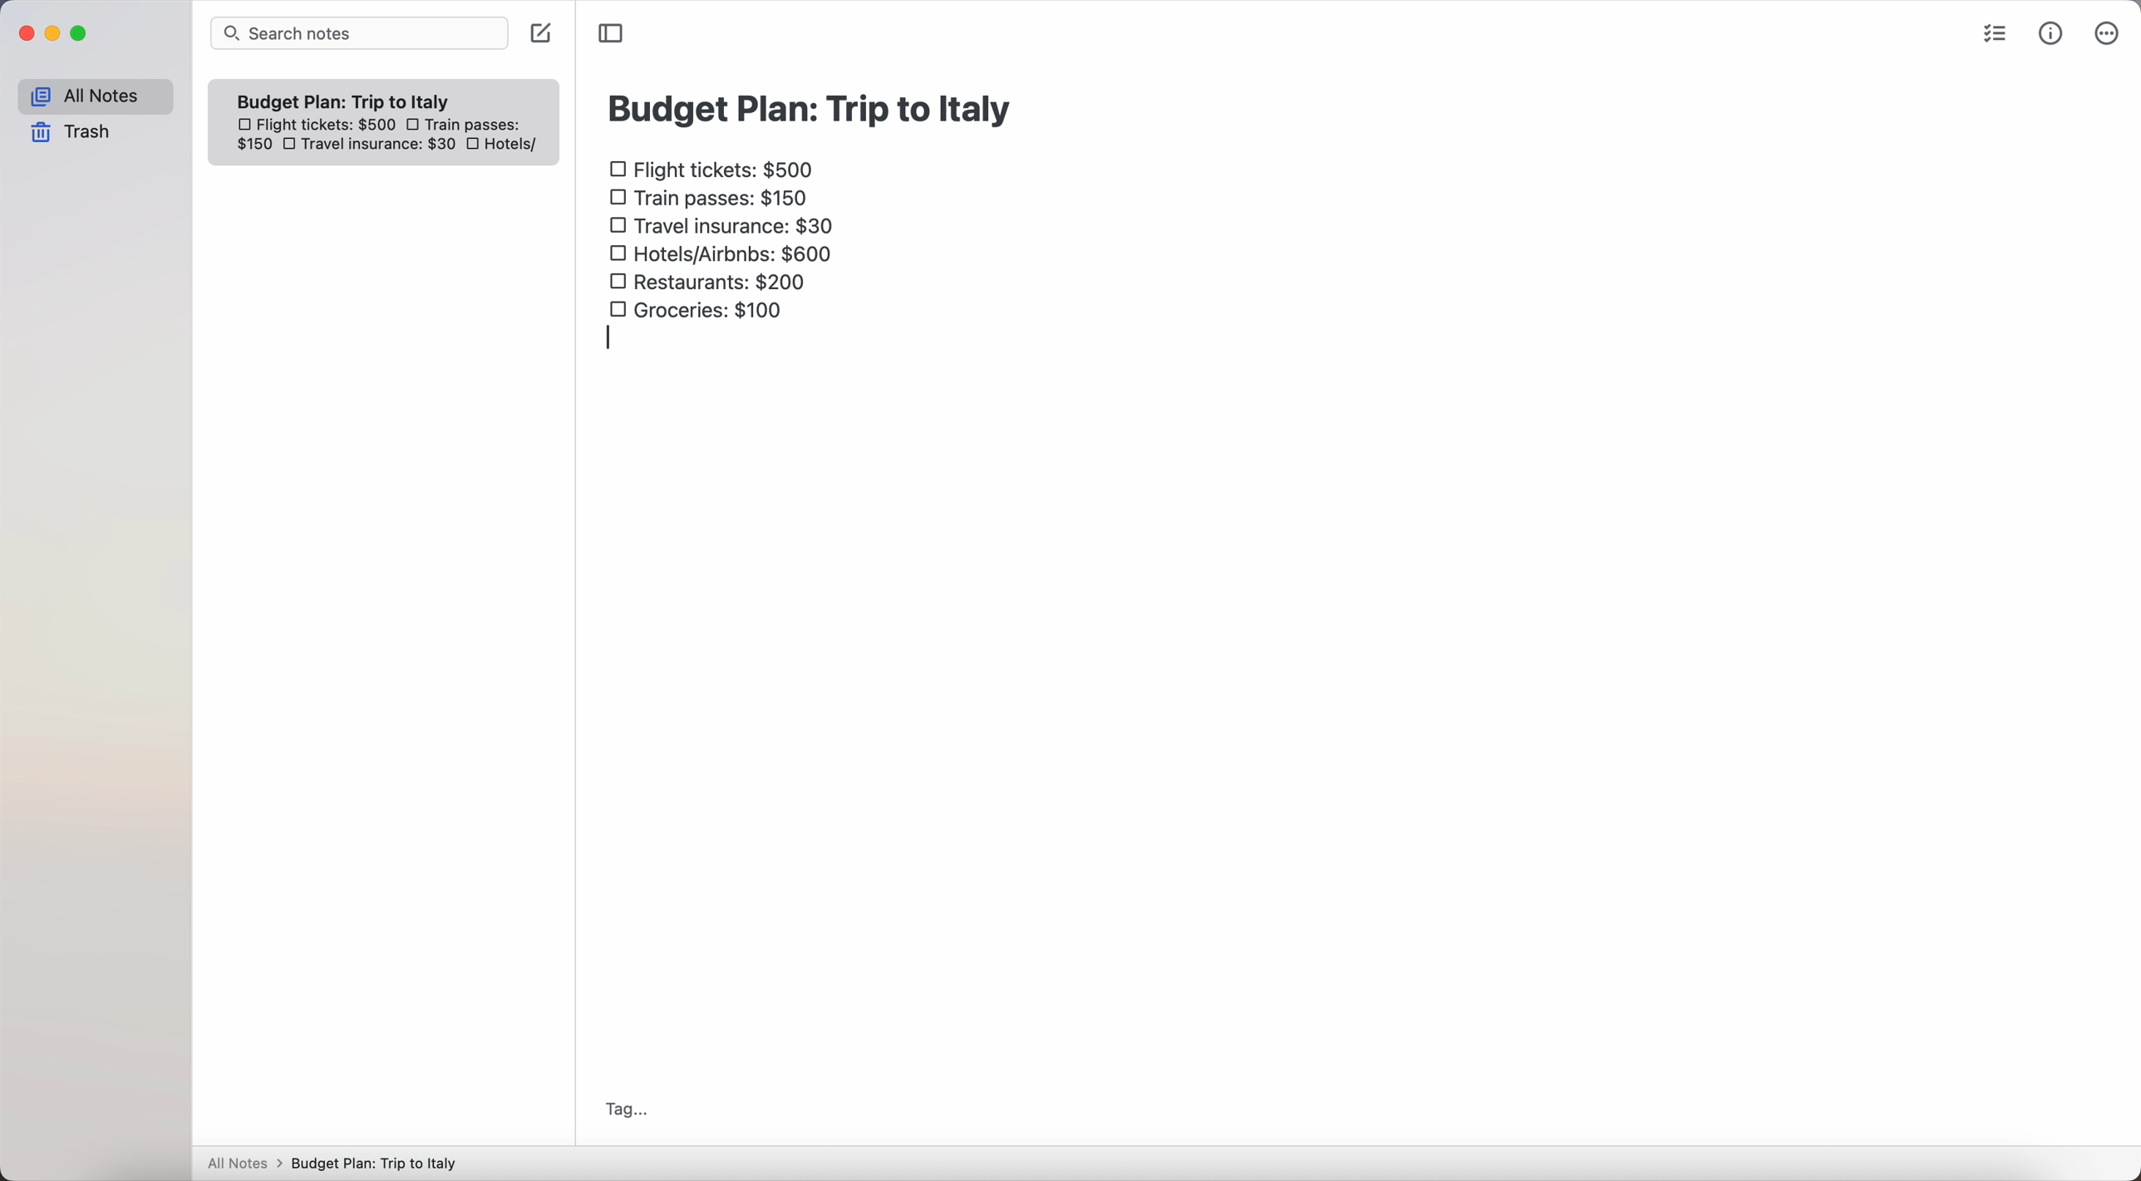 Image resolution: width=2141 pixels, height=1181 pixels. I want to click on more options, so click(2108, 33).